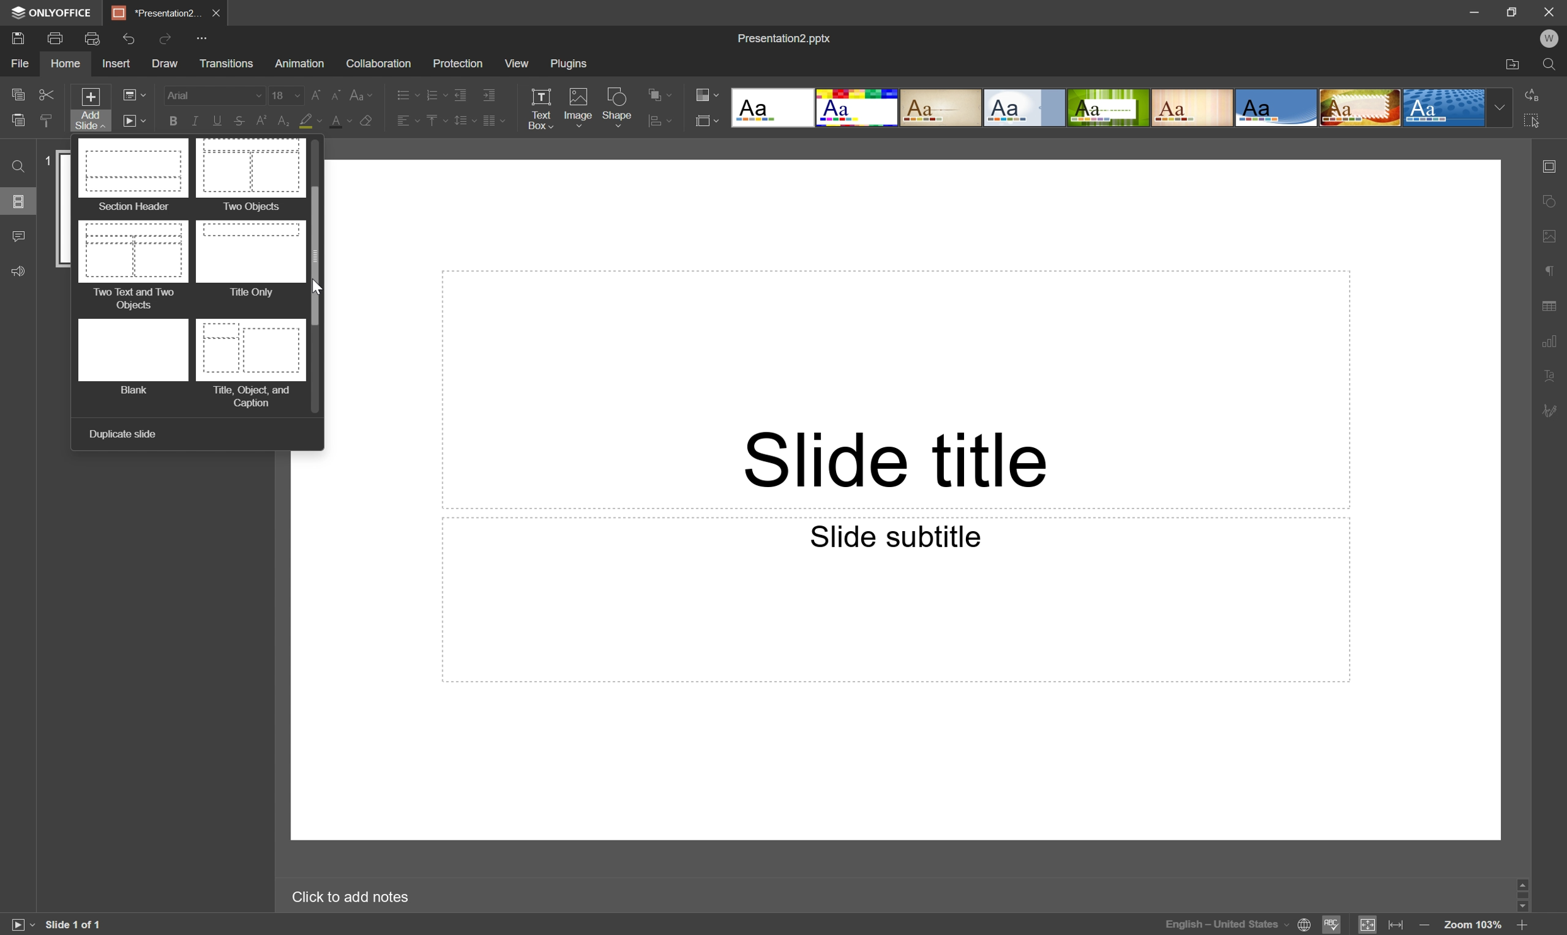 The width and height of the screenshot is (1567, 935). What do you see at coordinates (1333, 924) in the screenshot?
I see `Spell checking` at bounding box center [1333, 924].